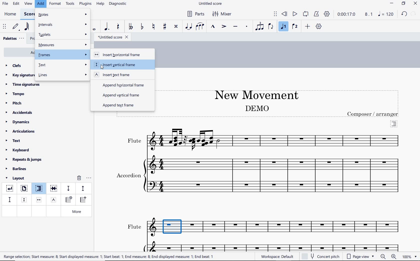  What do you see at coordinates (414, 13) in the screenshot?
I see `redo` at bounding box center [414, 13].